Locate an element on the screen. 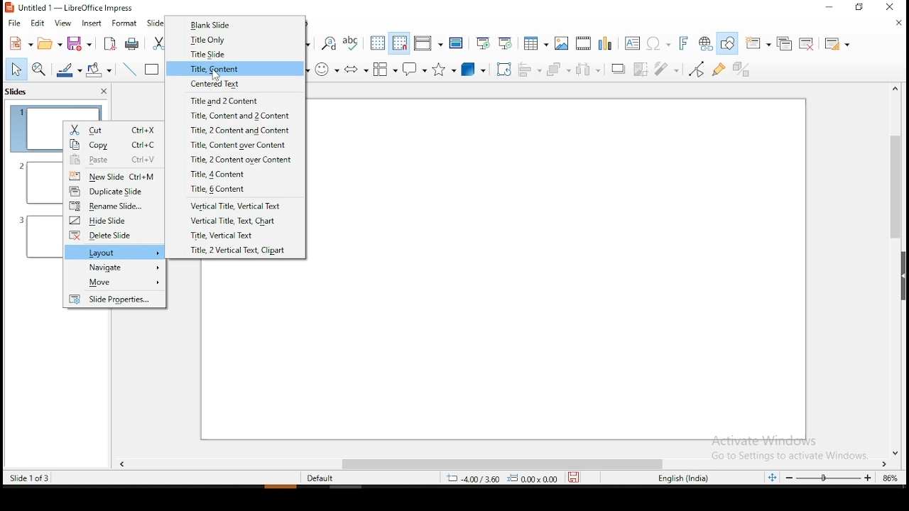 The height and width of the screenshot is (511, 909). crop image is located at coordinates (642, 69).